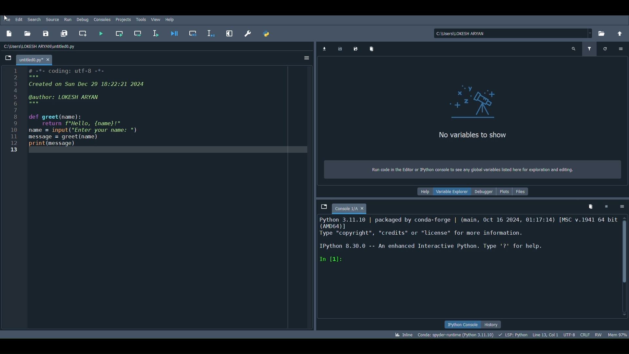 Image resolution: width=629 pixels, height=354 pixels. I want to click on Run current cell and go to the next one (Shift + Return), so click(140, 33).